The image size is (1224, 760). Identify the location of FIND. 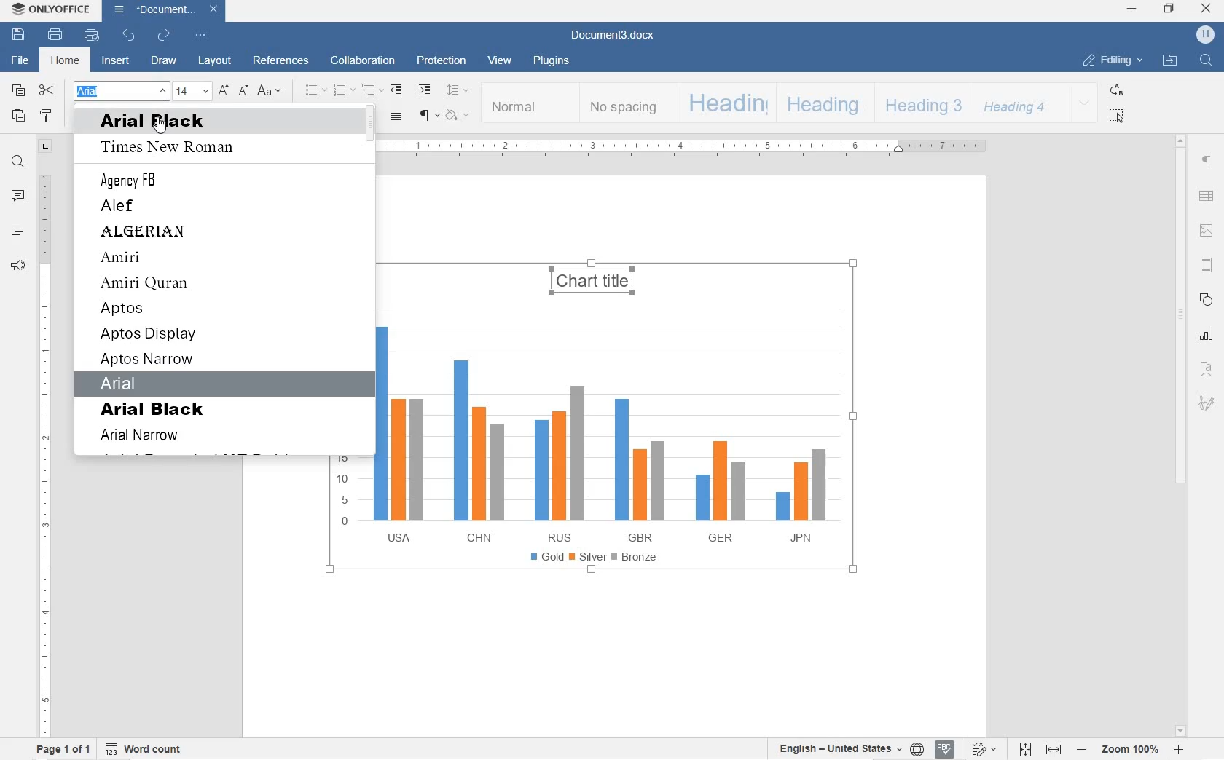
(1206, 60).